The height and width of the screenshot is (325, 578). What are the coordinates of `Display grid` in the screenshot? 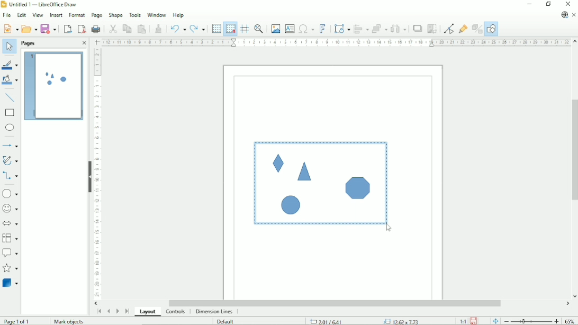 It's located at (216, 29).